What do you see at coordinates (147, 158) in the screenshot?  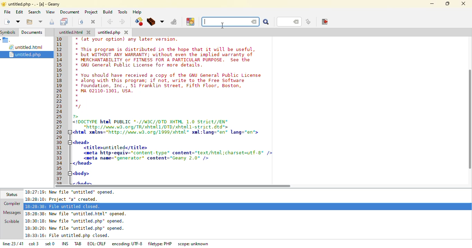 I see `<meta name="generator" content="Geany 2.0" />` at bounding box center [147, 158].